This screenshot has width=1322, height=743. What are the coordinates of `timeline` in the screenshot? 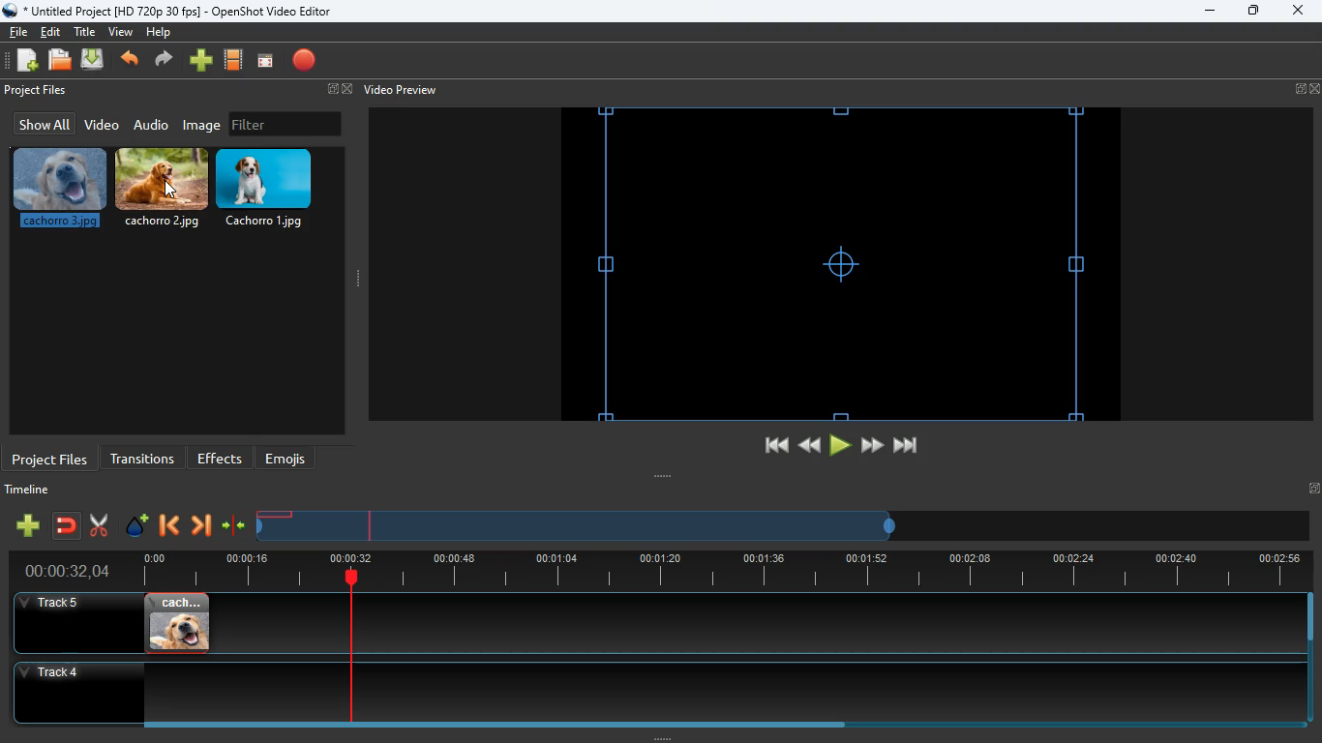 It's located at (32, 492).